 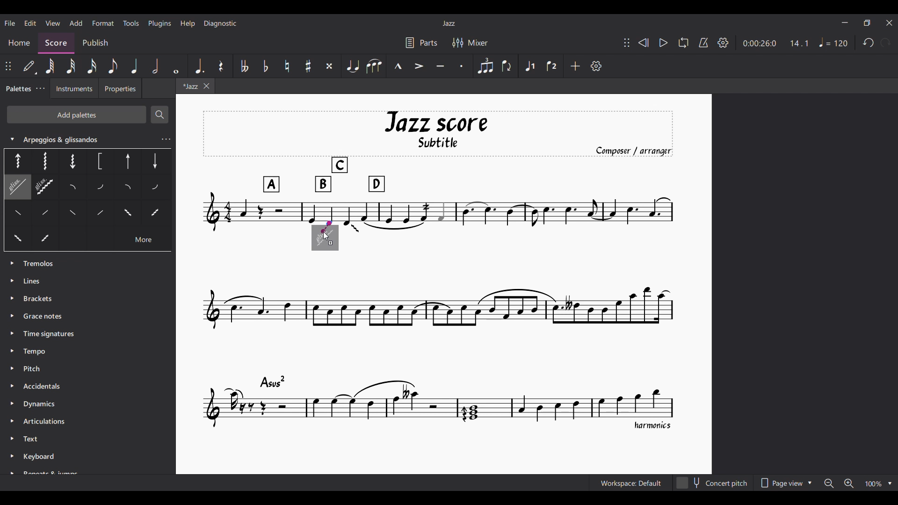 What do you see at coordinates (245, 66) in the screenshot?
I see `Toggle double flat` at bounding box center [245, 66].